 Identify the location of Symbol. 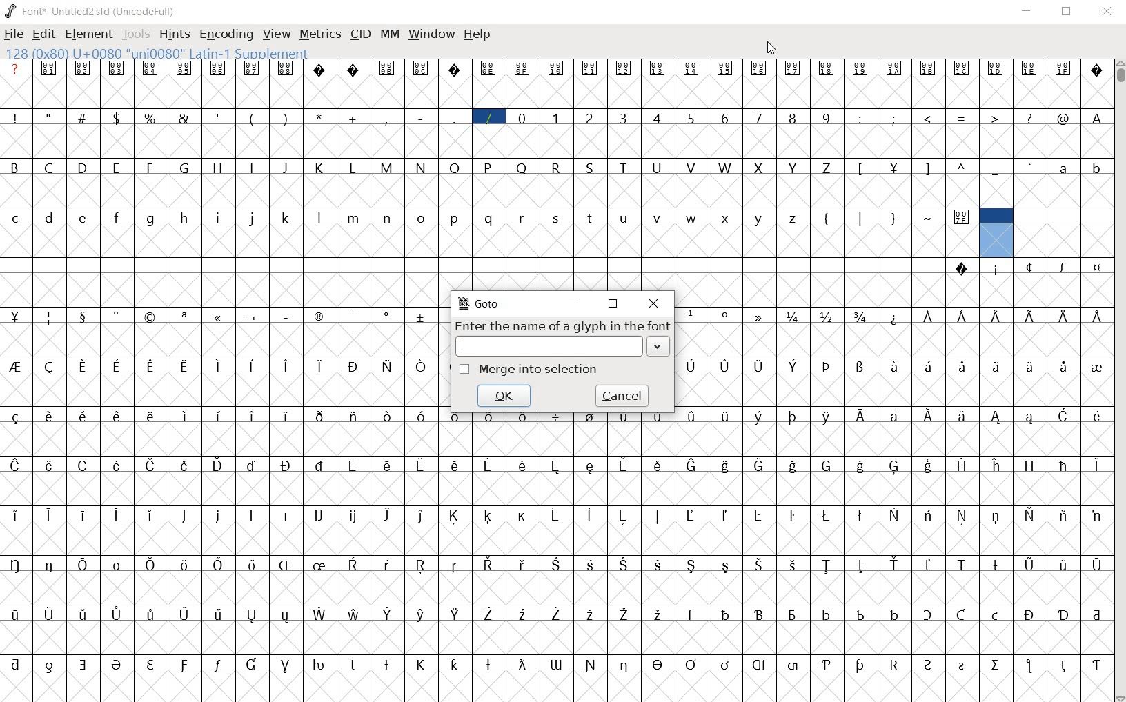
(154, 663).